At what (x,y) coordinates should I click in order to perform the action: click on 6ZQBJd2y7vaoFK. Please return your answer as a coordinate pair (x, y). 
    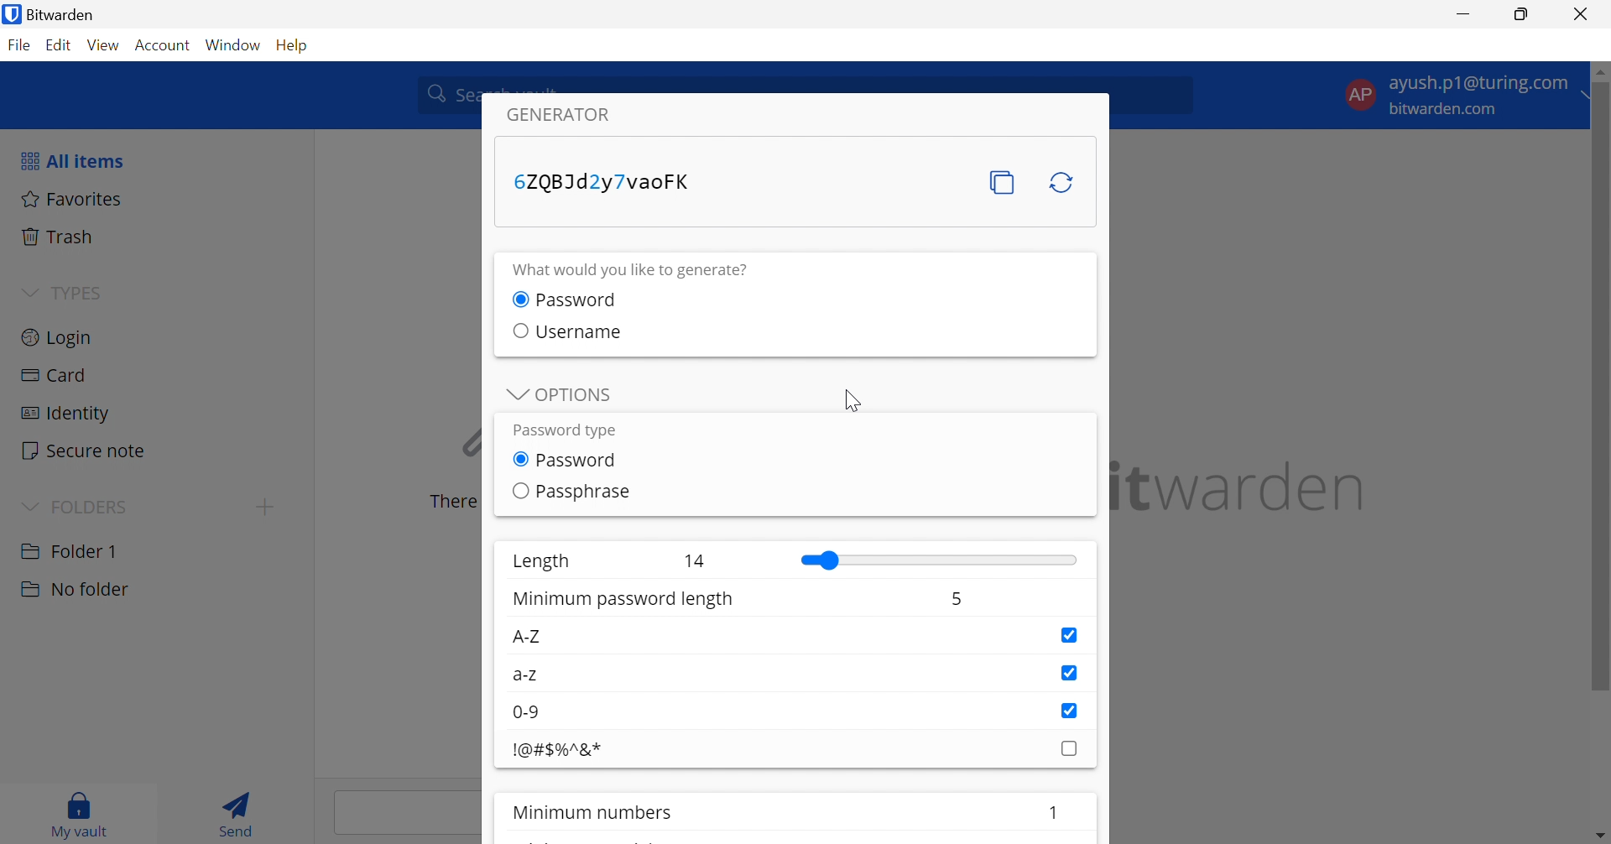
    Looking at the image, I should click on (603, 180).